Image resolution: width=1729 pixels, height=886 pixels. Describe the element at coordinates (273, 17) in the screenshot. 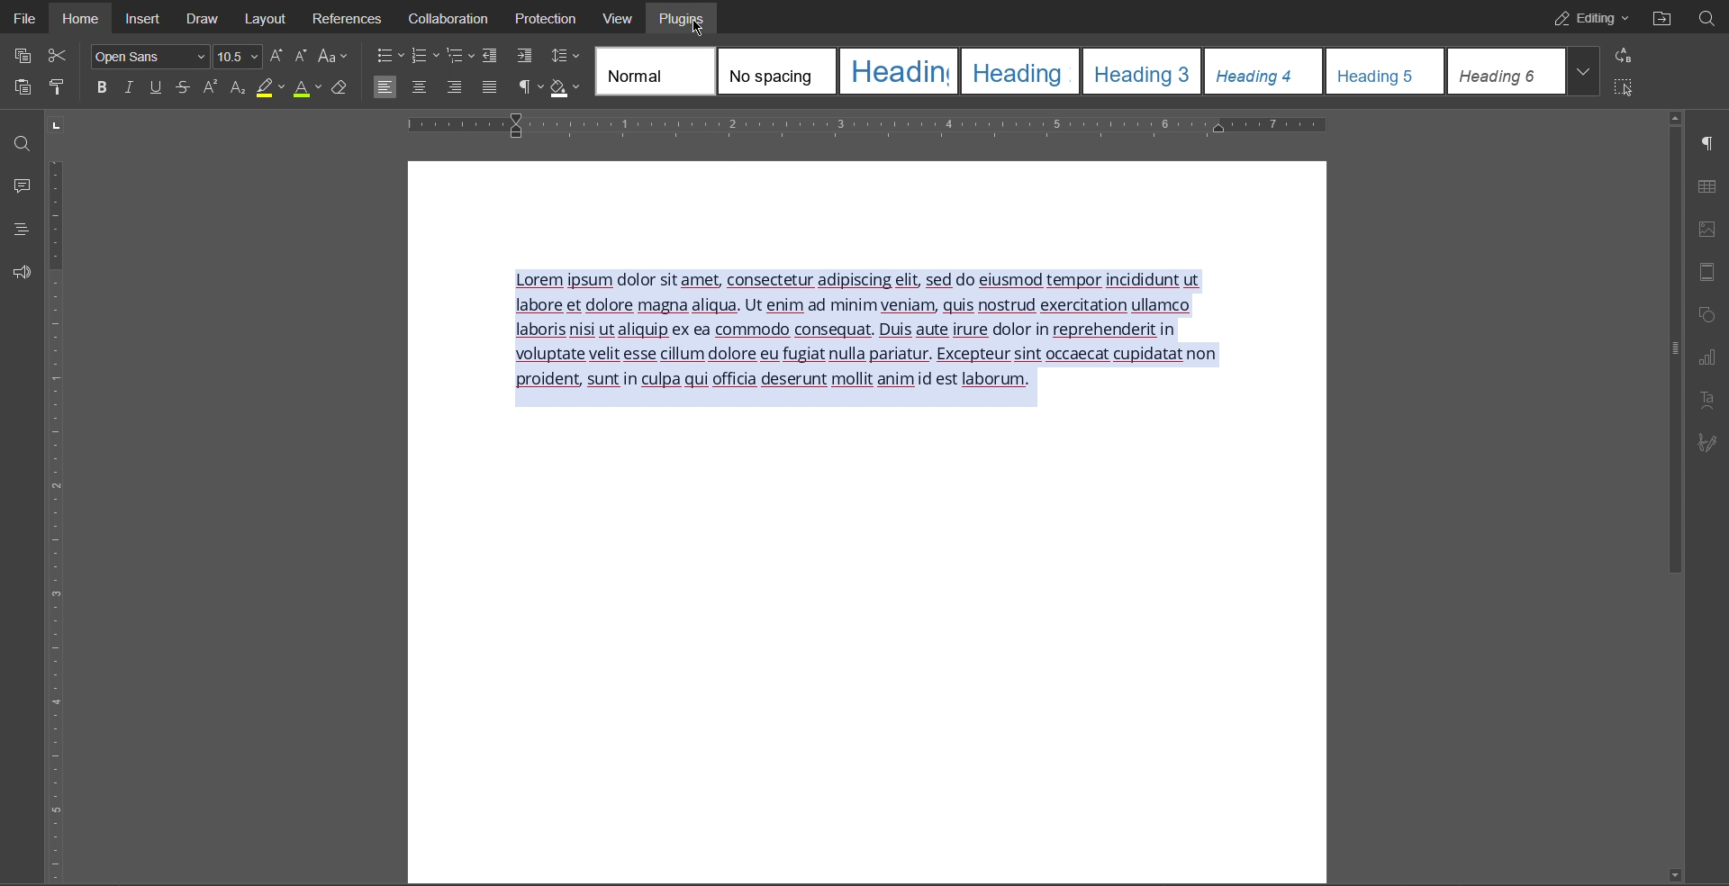

I see `Layout` at that location.